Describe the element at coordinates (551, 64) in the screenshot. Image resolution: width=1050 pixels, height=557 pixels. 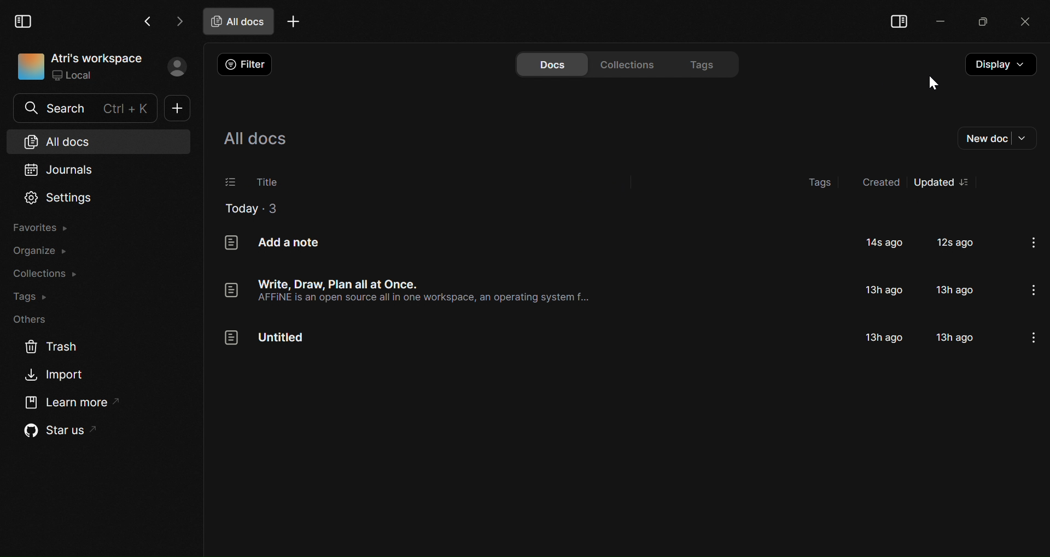
I see `Docs` at that location.